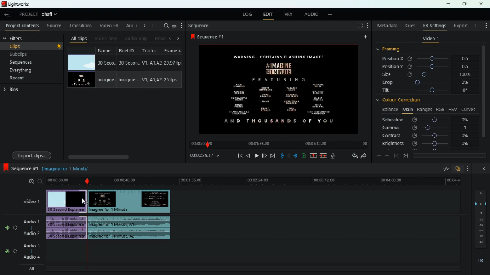  What do you see at coordinates (290, 14) in the screenshot?
I see `vfx` at bounding box center [290, 14].